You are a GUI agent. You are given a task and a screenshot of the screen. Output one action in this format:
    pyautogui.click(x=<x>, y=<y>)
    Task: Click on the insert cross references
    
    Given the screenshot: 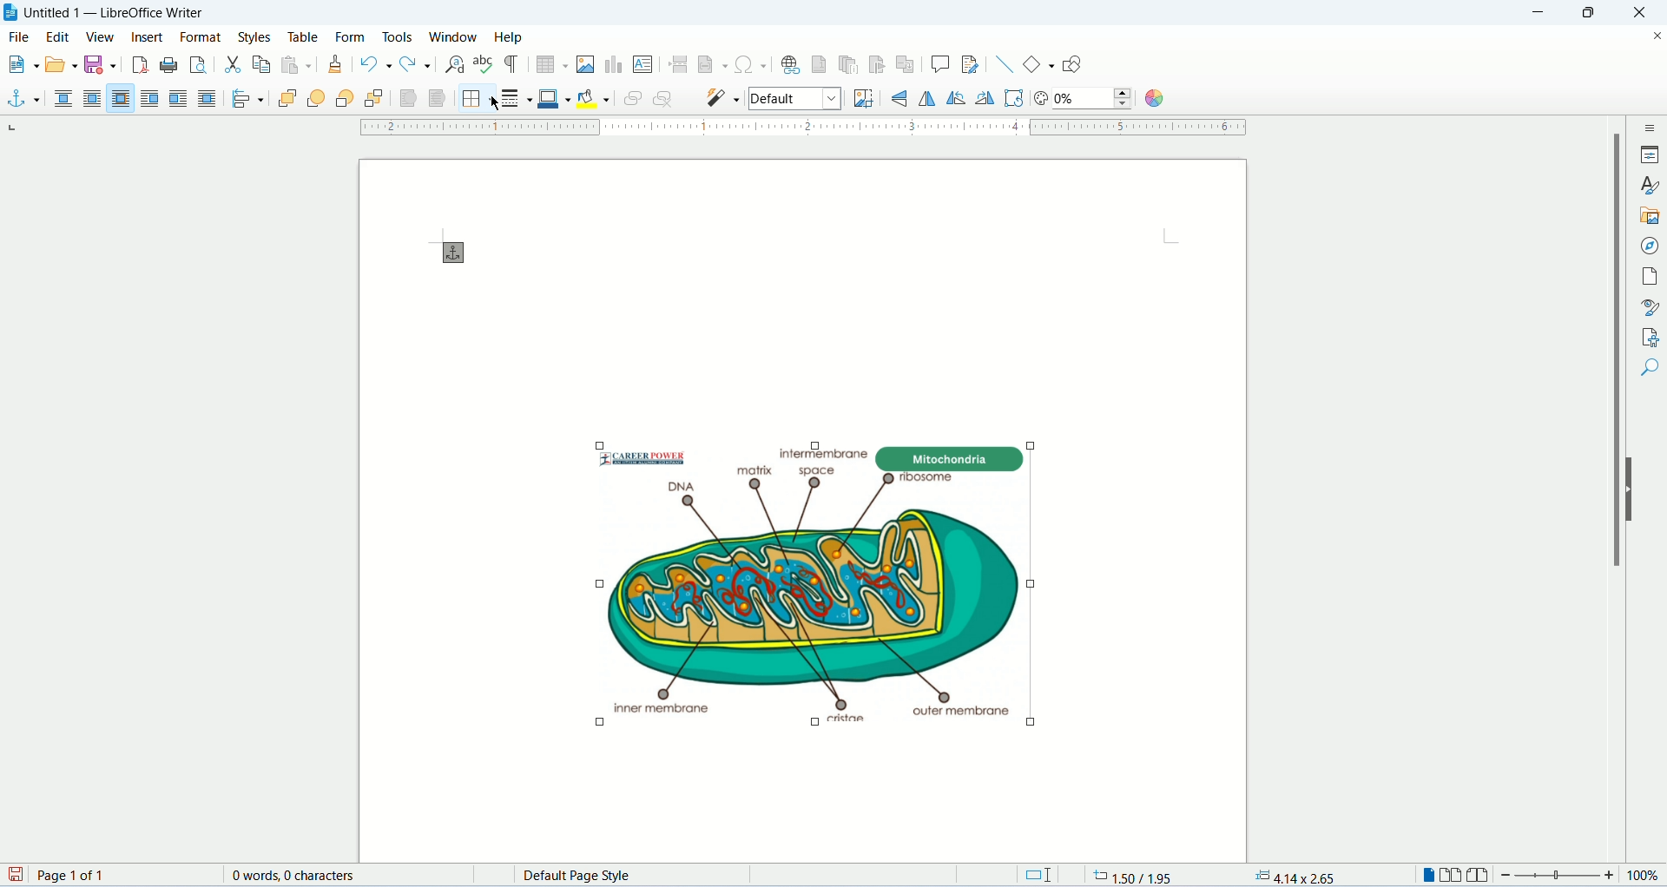 What is the action you would take?
    pyautogui.click(x=905, y=65)
    